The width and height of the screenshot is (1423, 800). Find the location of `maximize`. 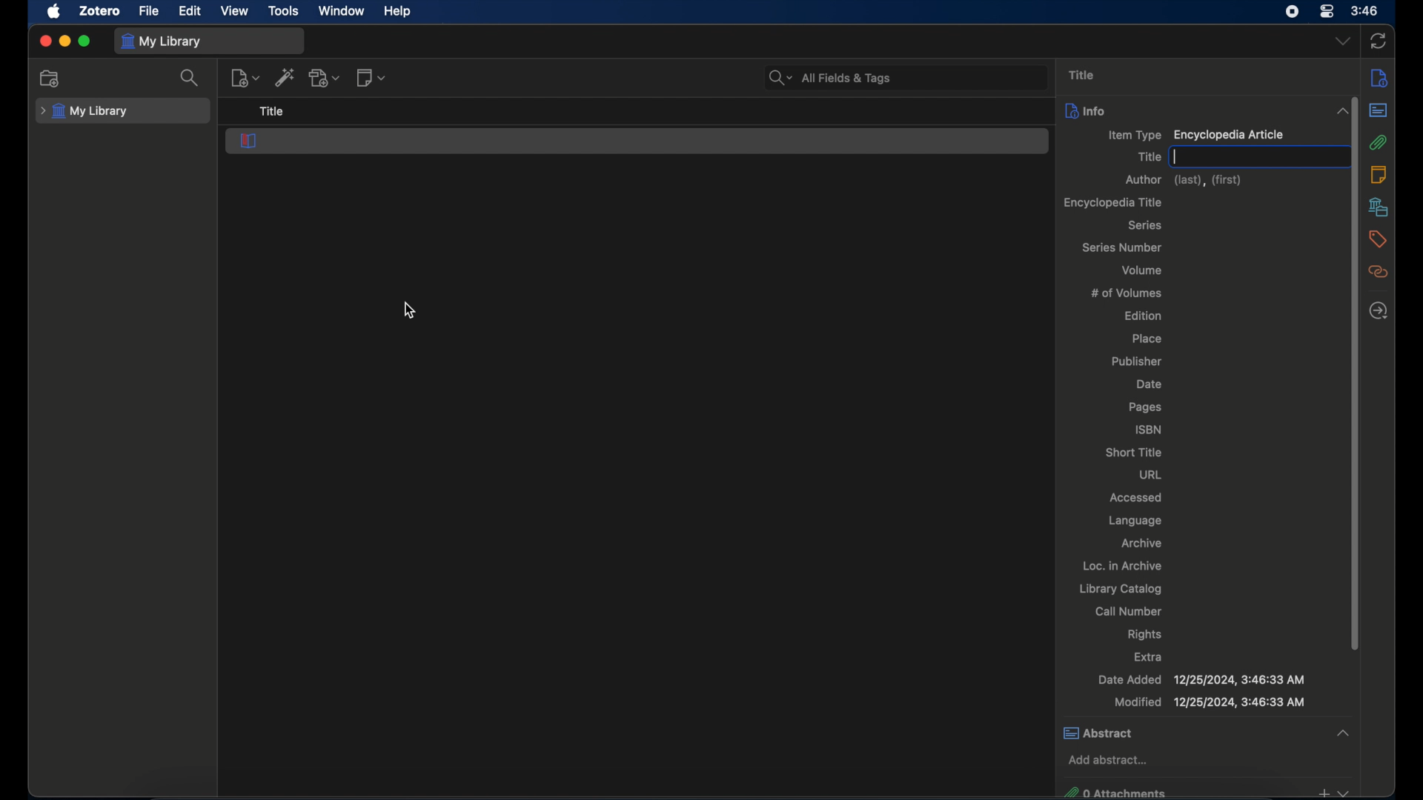

maximize is located at coordinates (84, 41).